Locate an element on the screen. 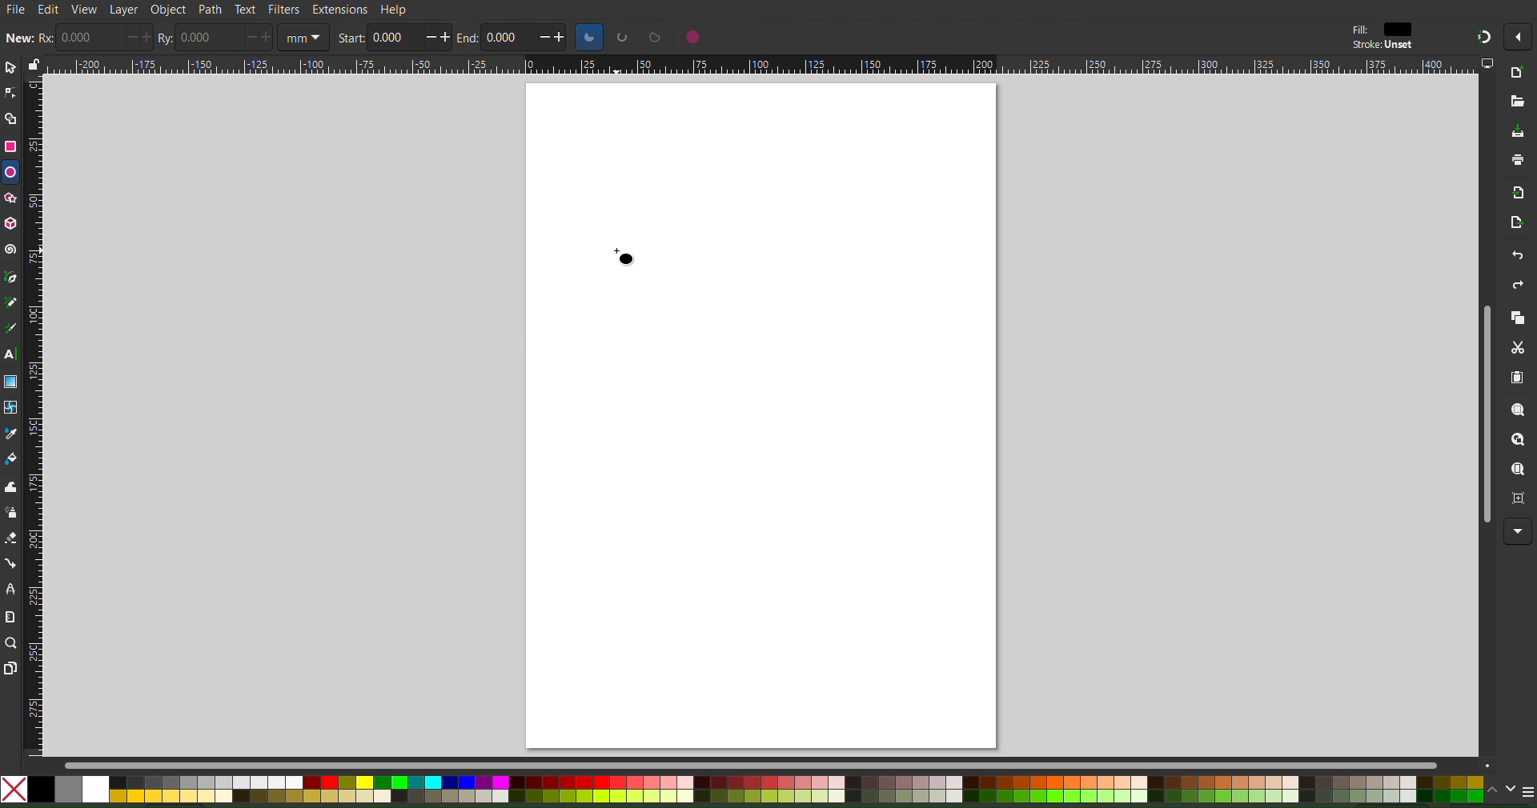 This screenshot has height=808, width=1537. Ellipse is located at coordinates (11, 173).